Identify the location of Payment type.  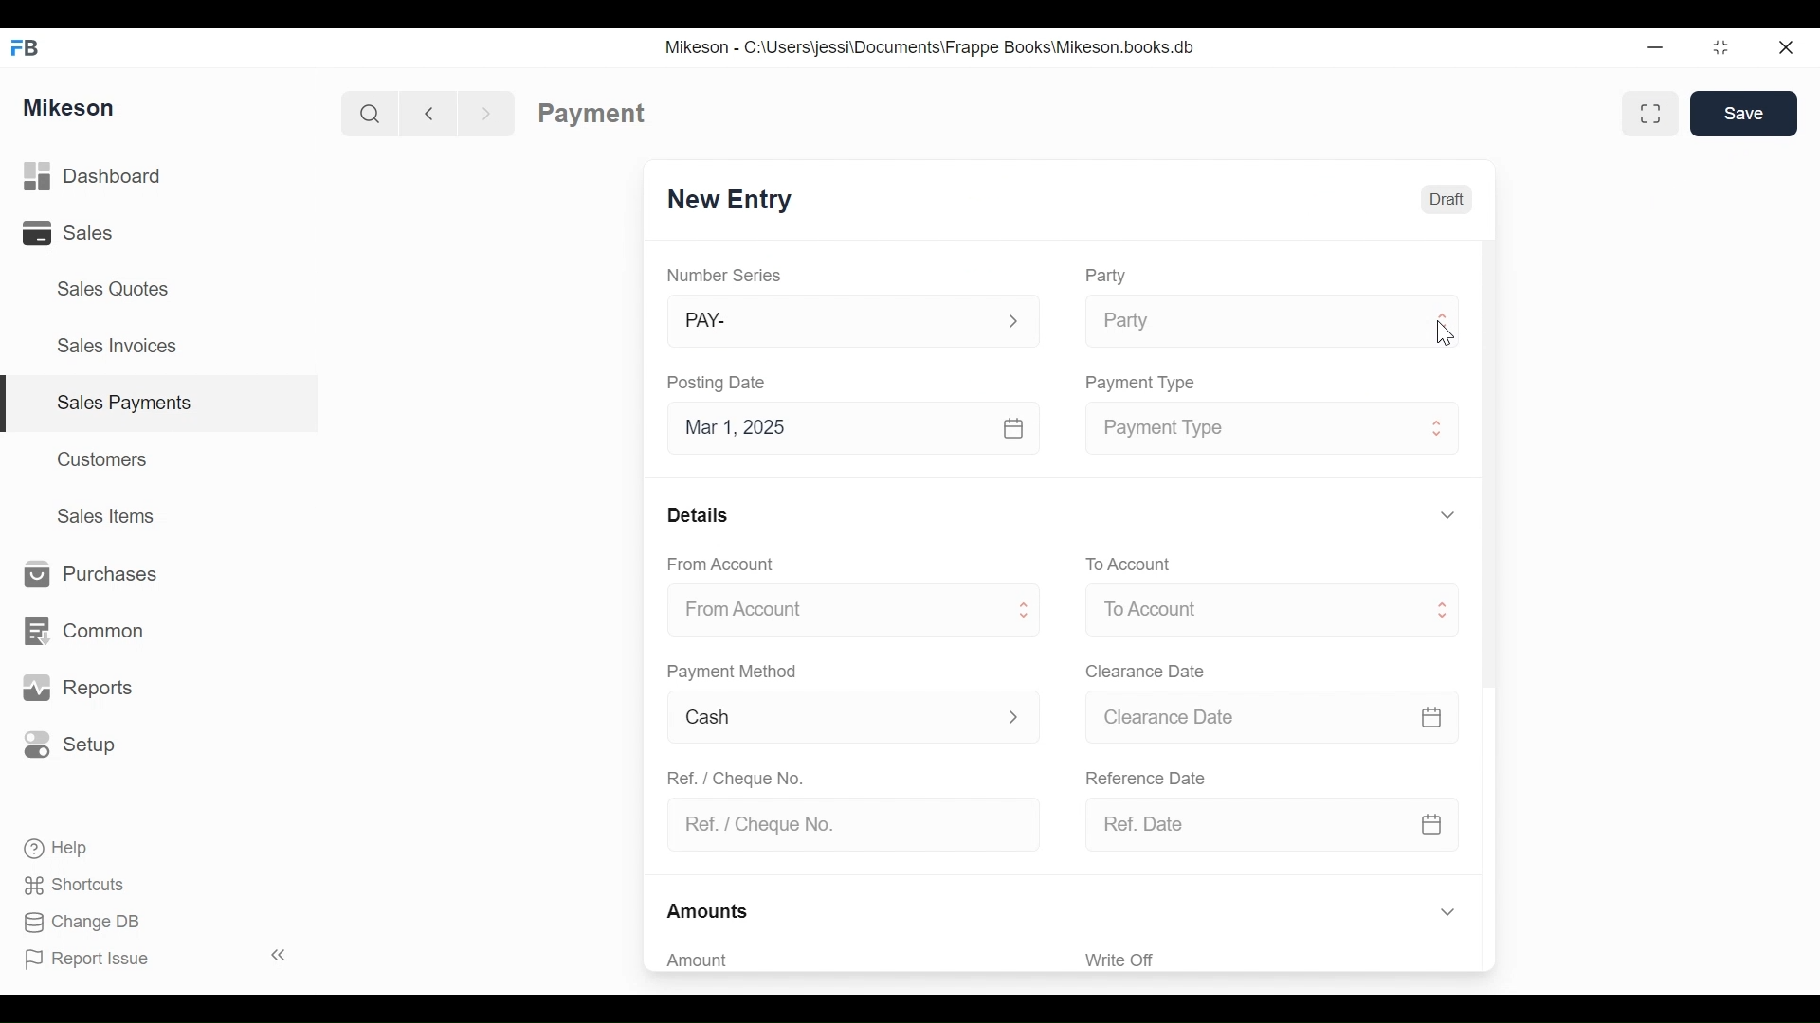
(1272, 428).